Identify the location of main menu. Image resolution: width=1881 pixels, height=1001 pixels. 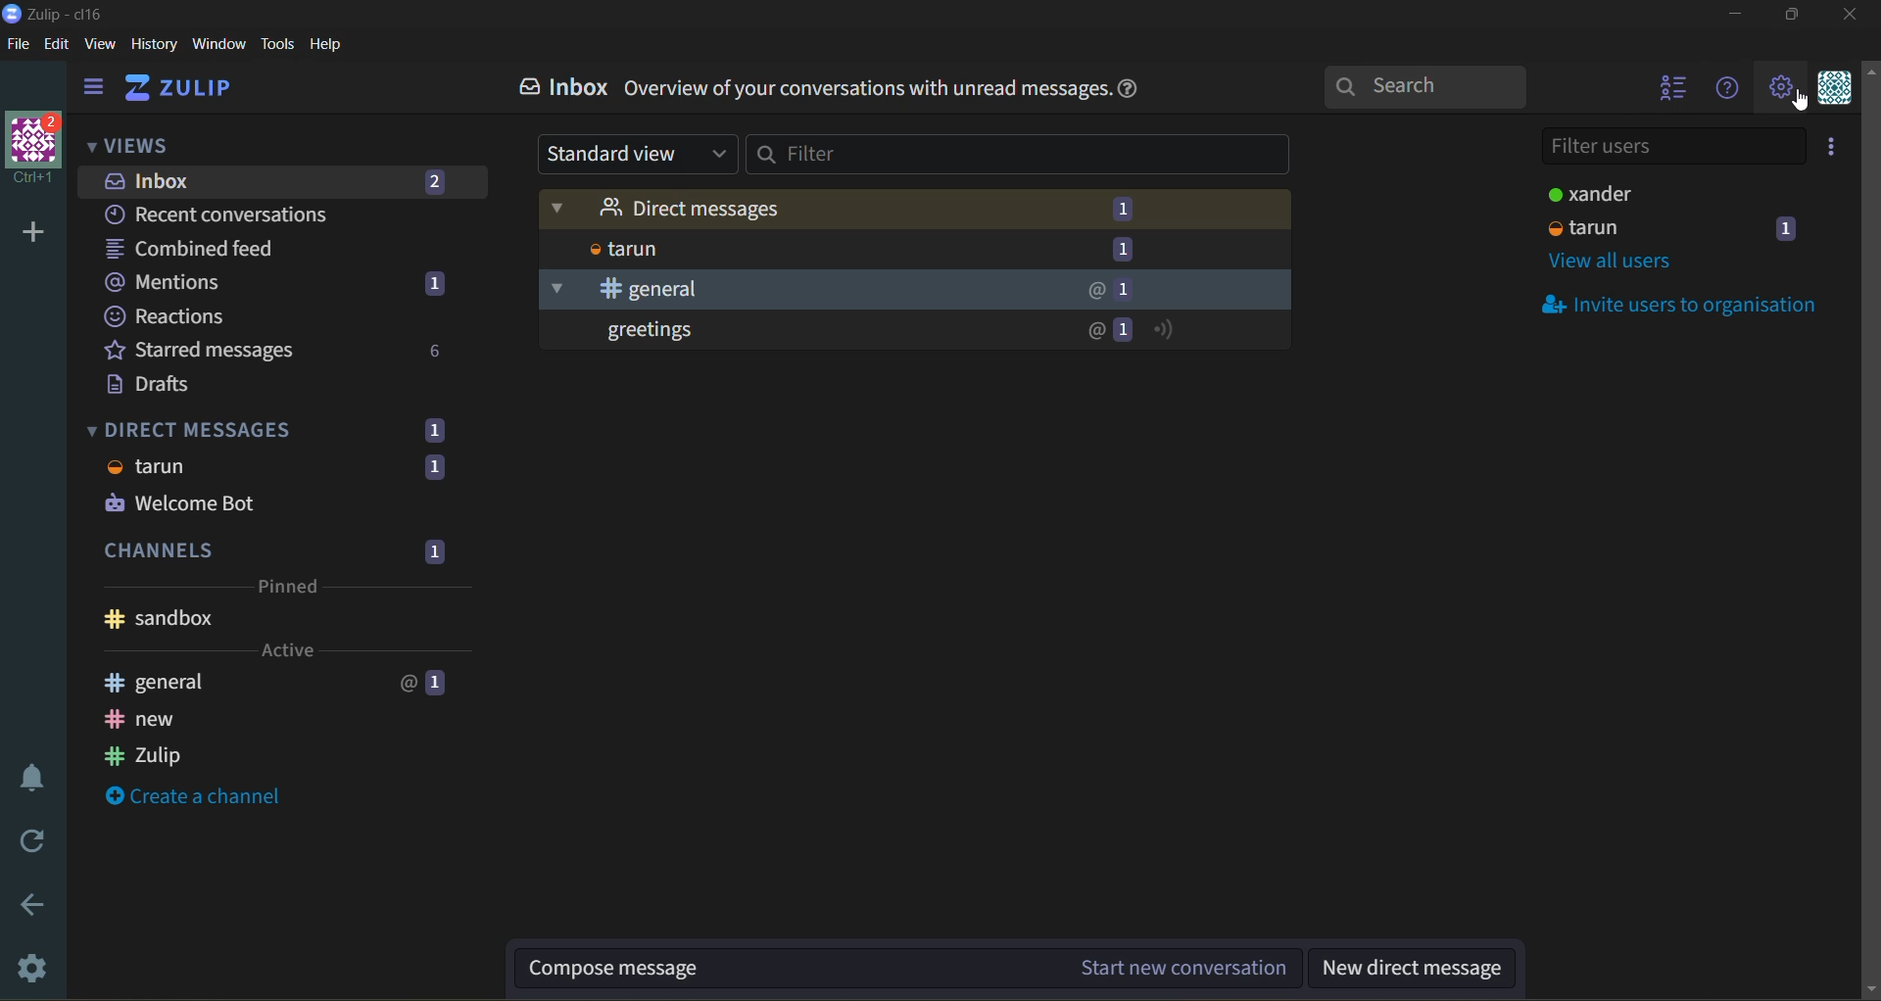
(1785, 87).